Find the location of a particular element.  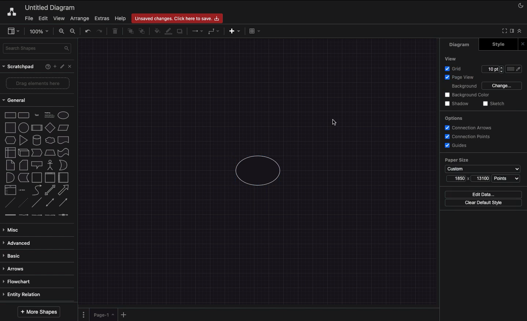

Points is located at coordinates (506, 178).